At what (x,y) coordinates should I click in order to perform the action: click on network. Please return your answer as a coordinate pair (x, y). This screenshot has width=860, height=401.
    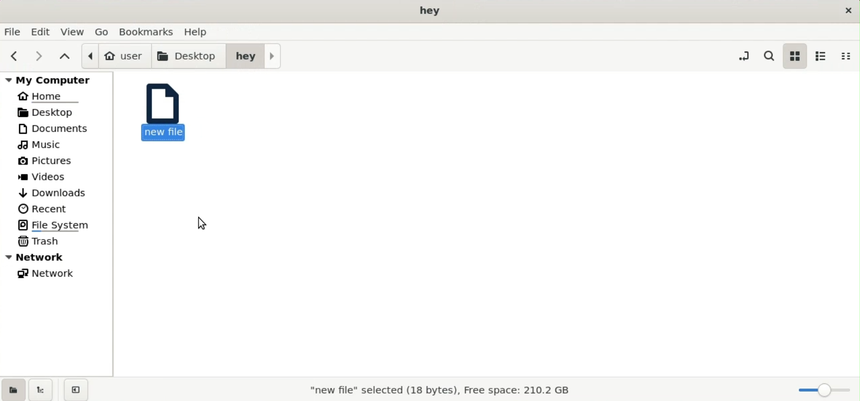
    Looking at the image, I should click on (50, 275).